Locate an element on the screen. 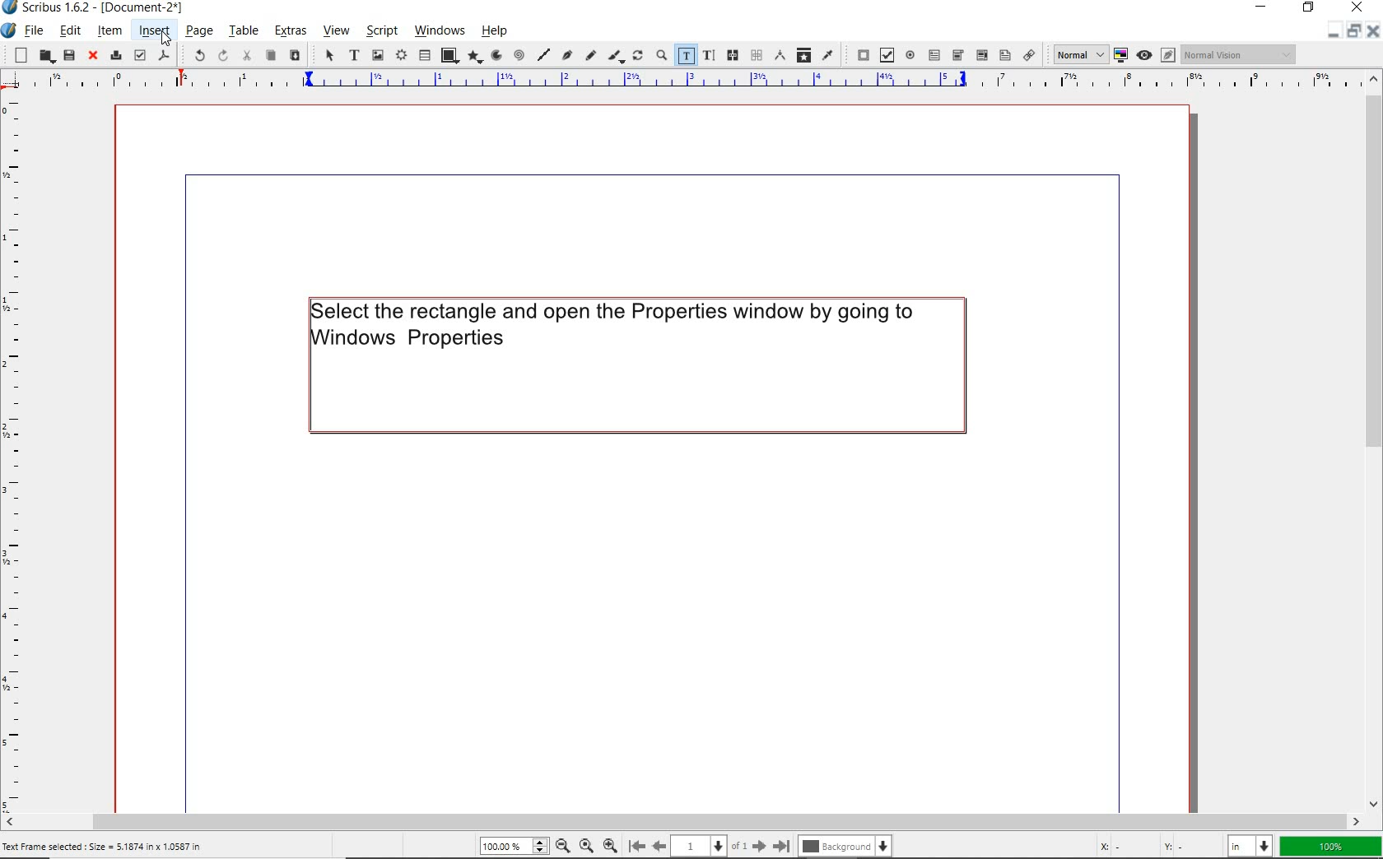 The height and width of the screenshot is (859, 1383). close is located at coordinates (1373, 35).